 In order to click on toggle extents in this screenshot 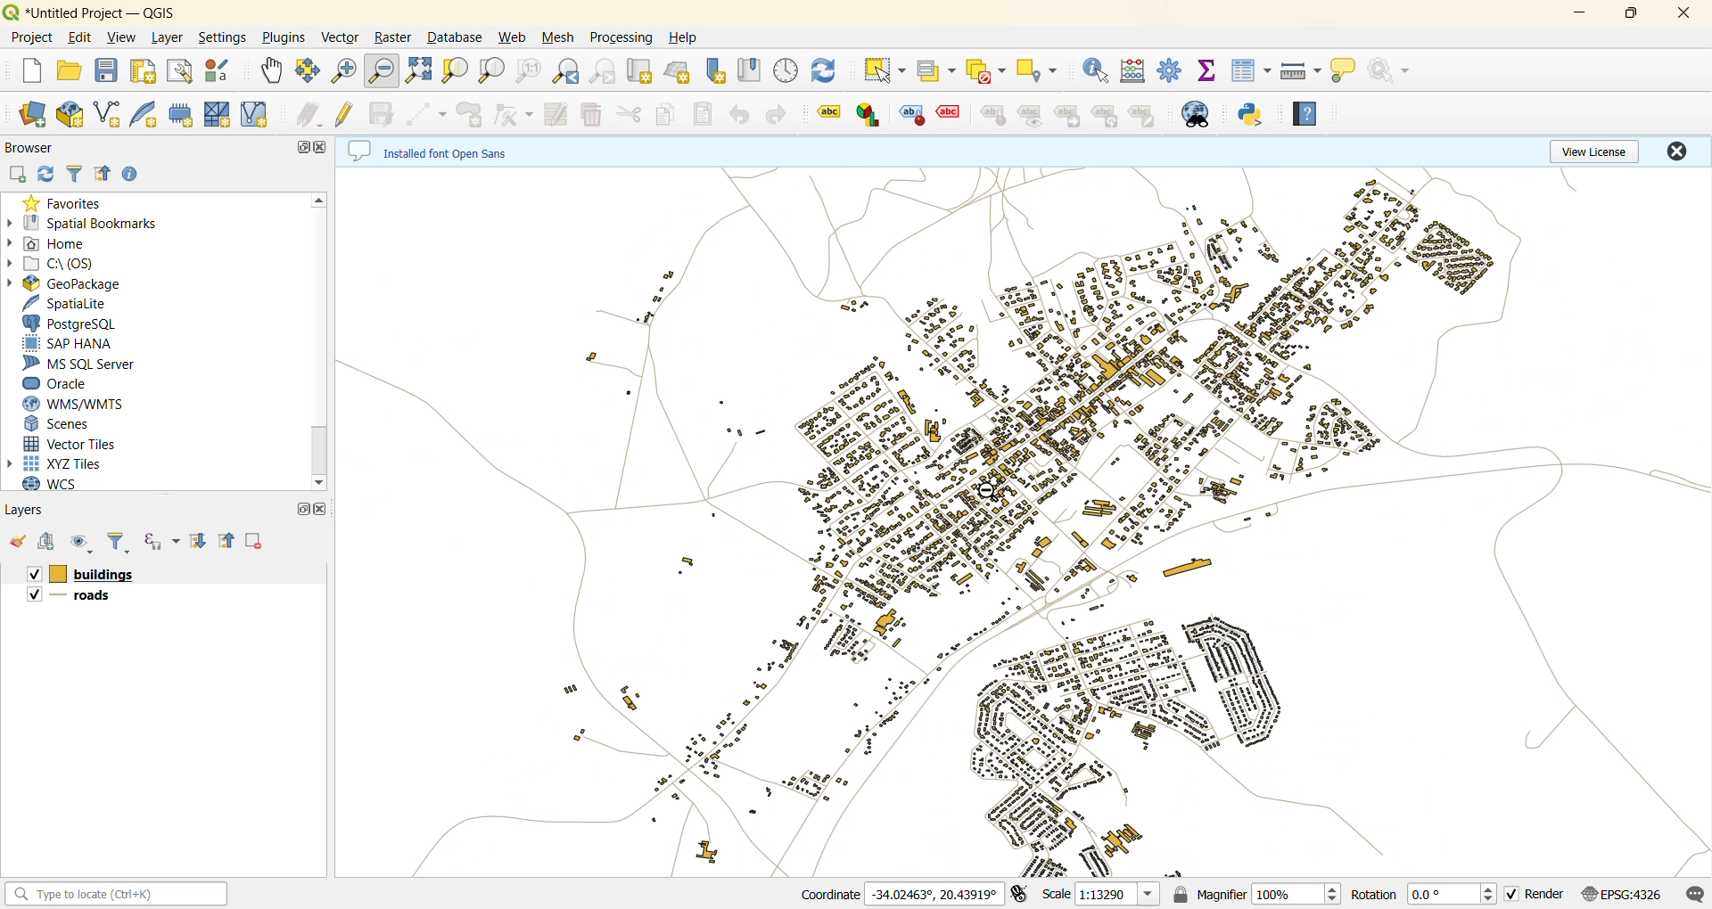, I will do `click(1021, 895)`.